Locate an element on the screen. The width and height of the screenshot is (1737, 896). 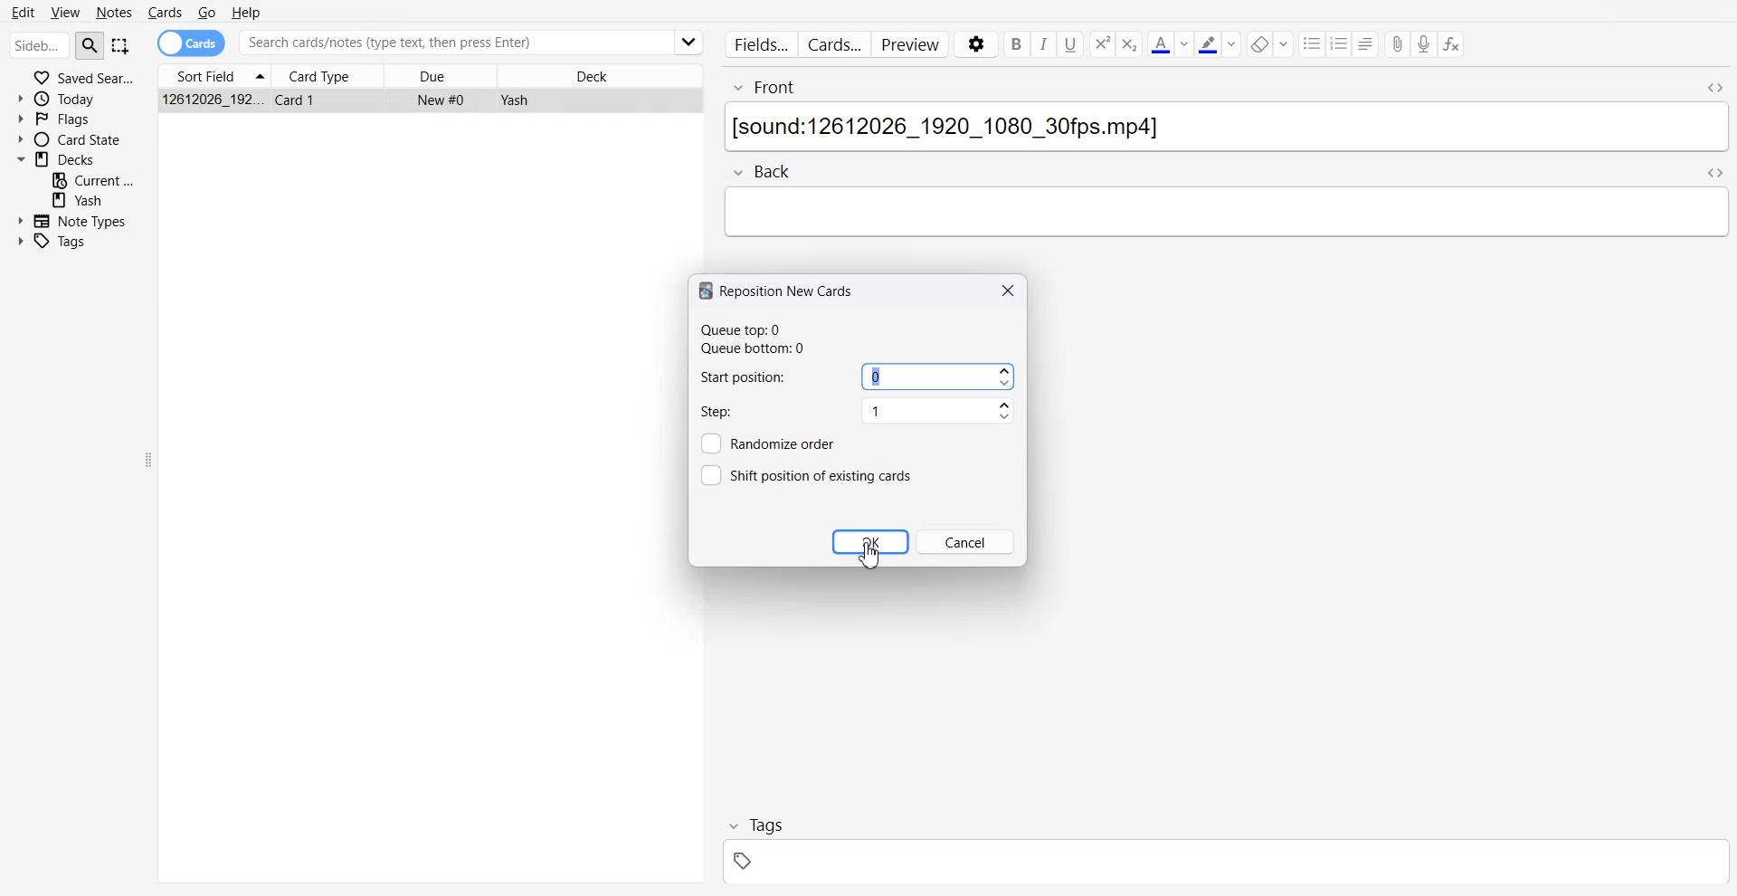
Current is located at coordinates (94, 179).